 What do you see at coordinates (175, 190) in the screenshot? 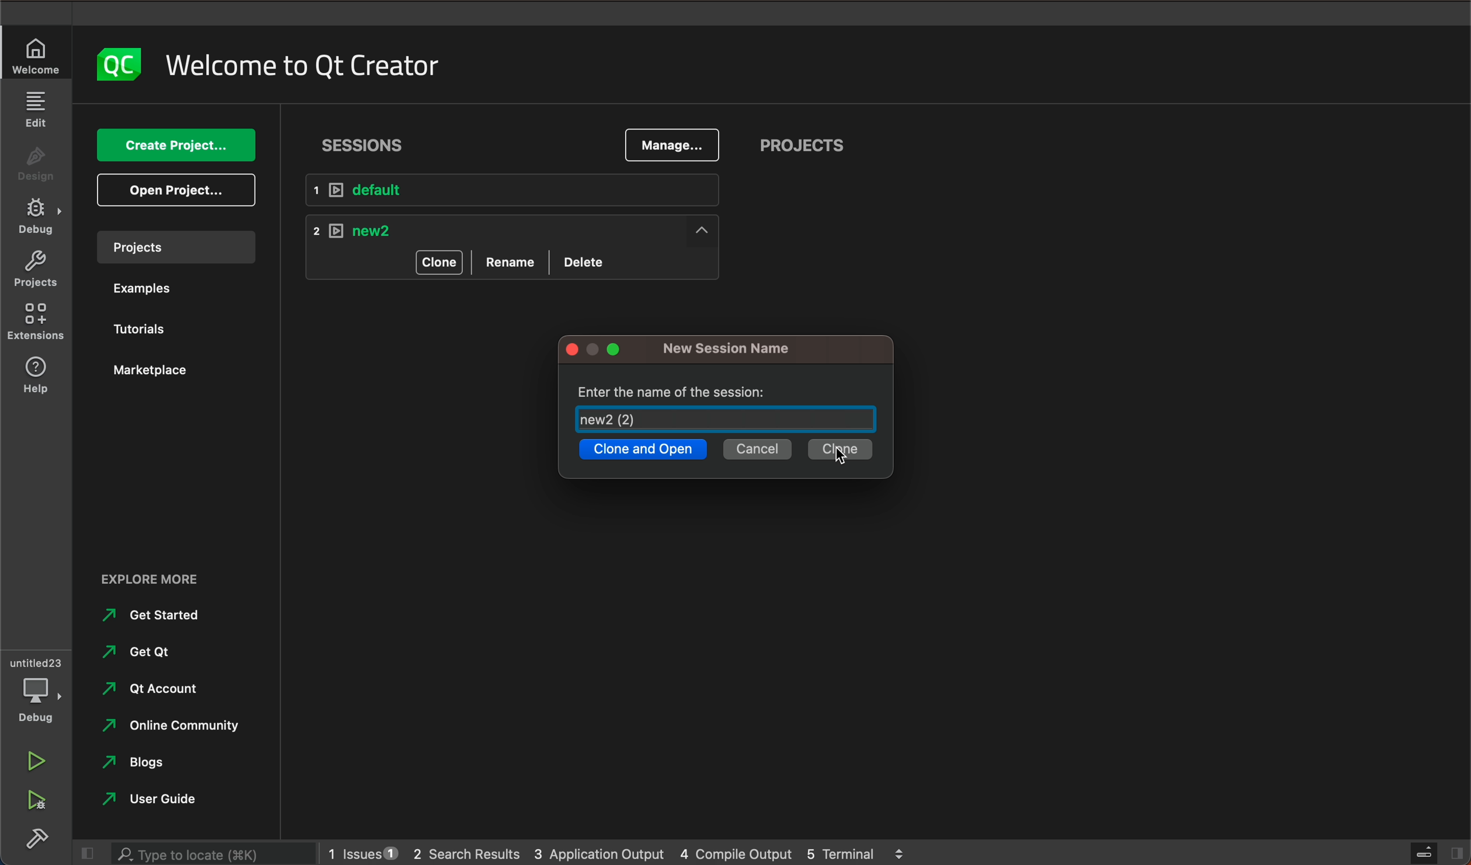
I see `open project` at bounding box center [175, 190].